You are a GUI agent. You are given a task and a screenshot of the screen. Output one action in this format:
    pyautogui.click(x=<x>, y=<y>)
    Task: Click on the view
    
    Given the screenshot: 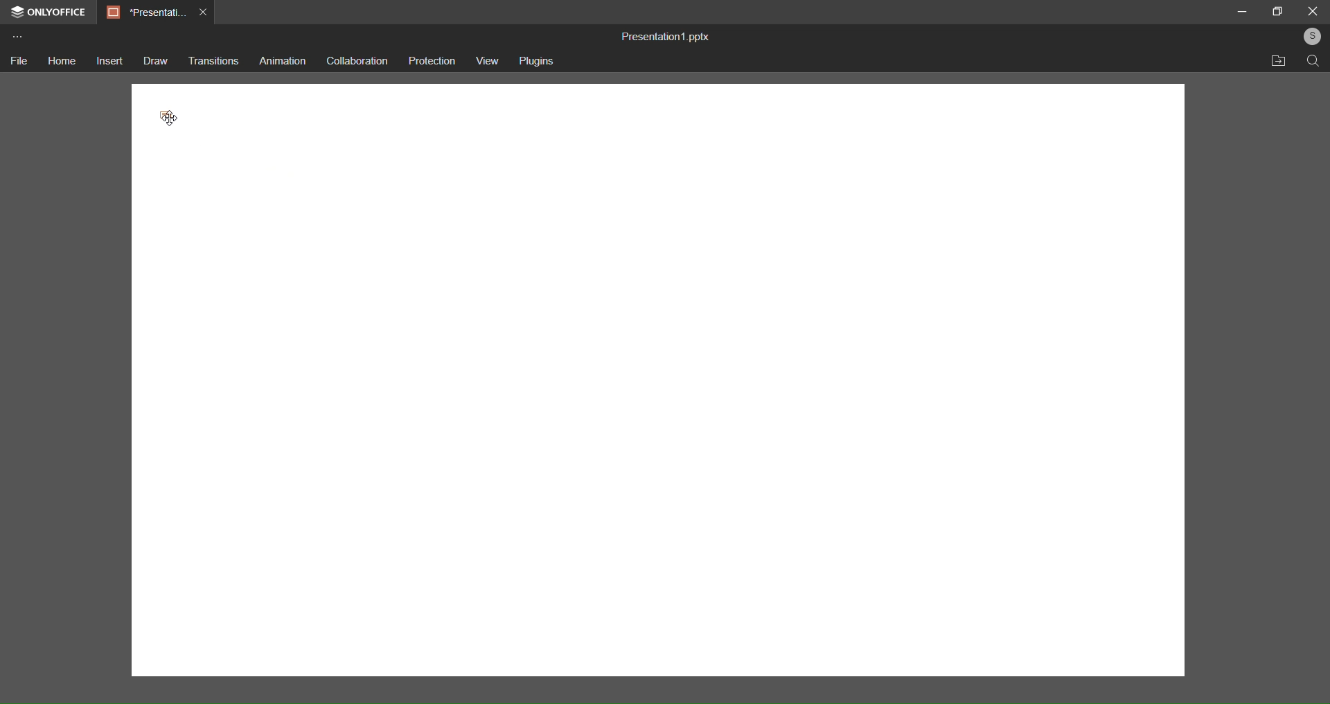 What is the action you would take?
    pyautogui.click(x=487, y=61)
    